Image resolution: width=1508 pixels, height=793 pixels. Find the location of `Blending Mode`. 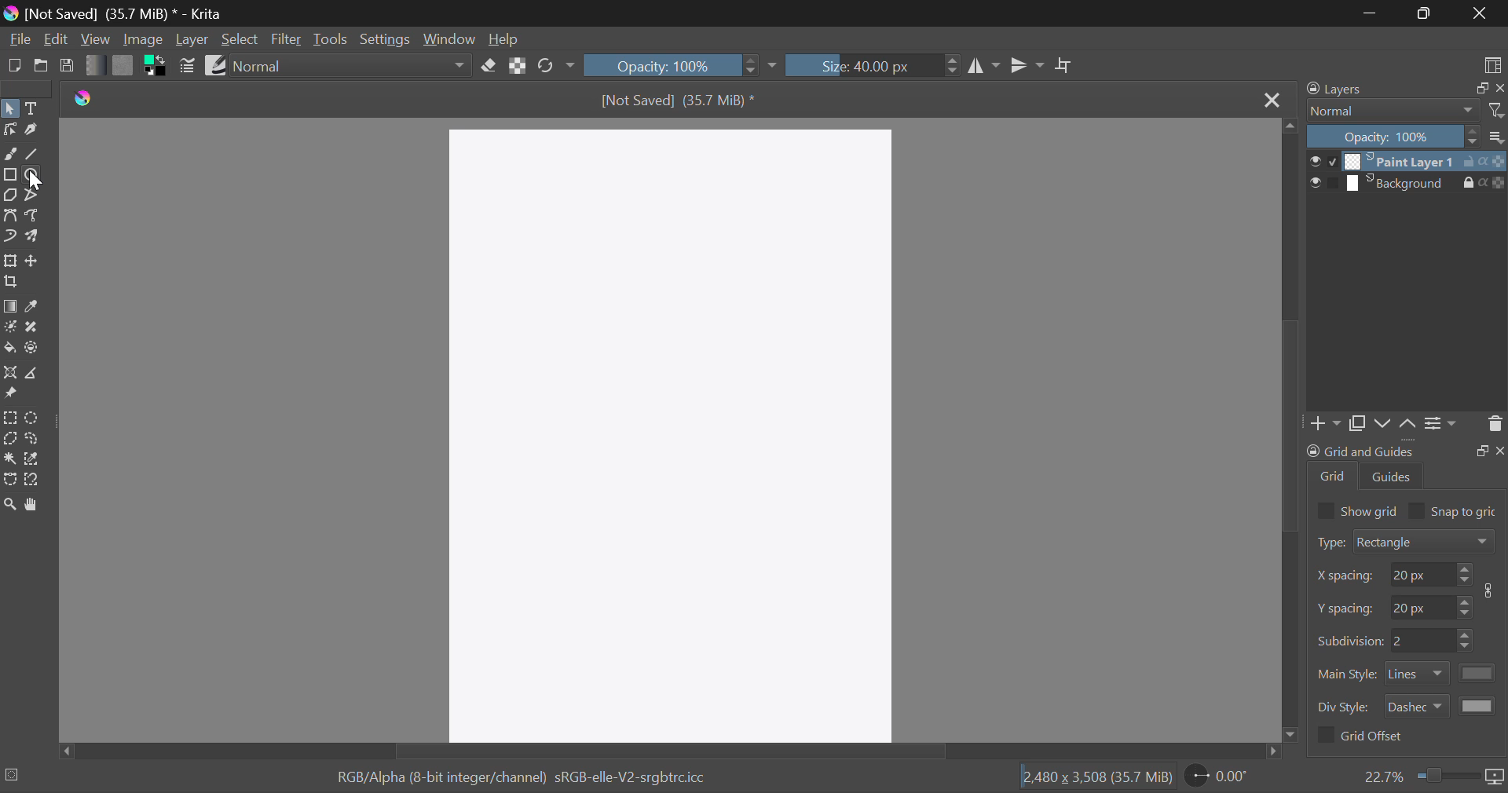

Blending Mode is located at coordinates (353, 66).